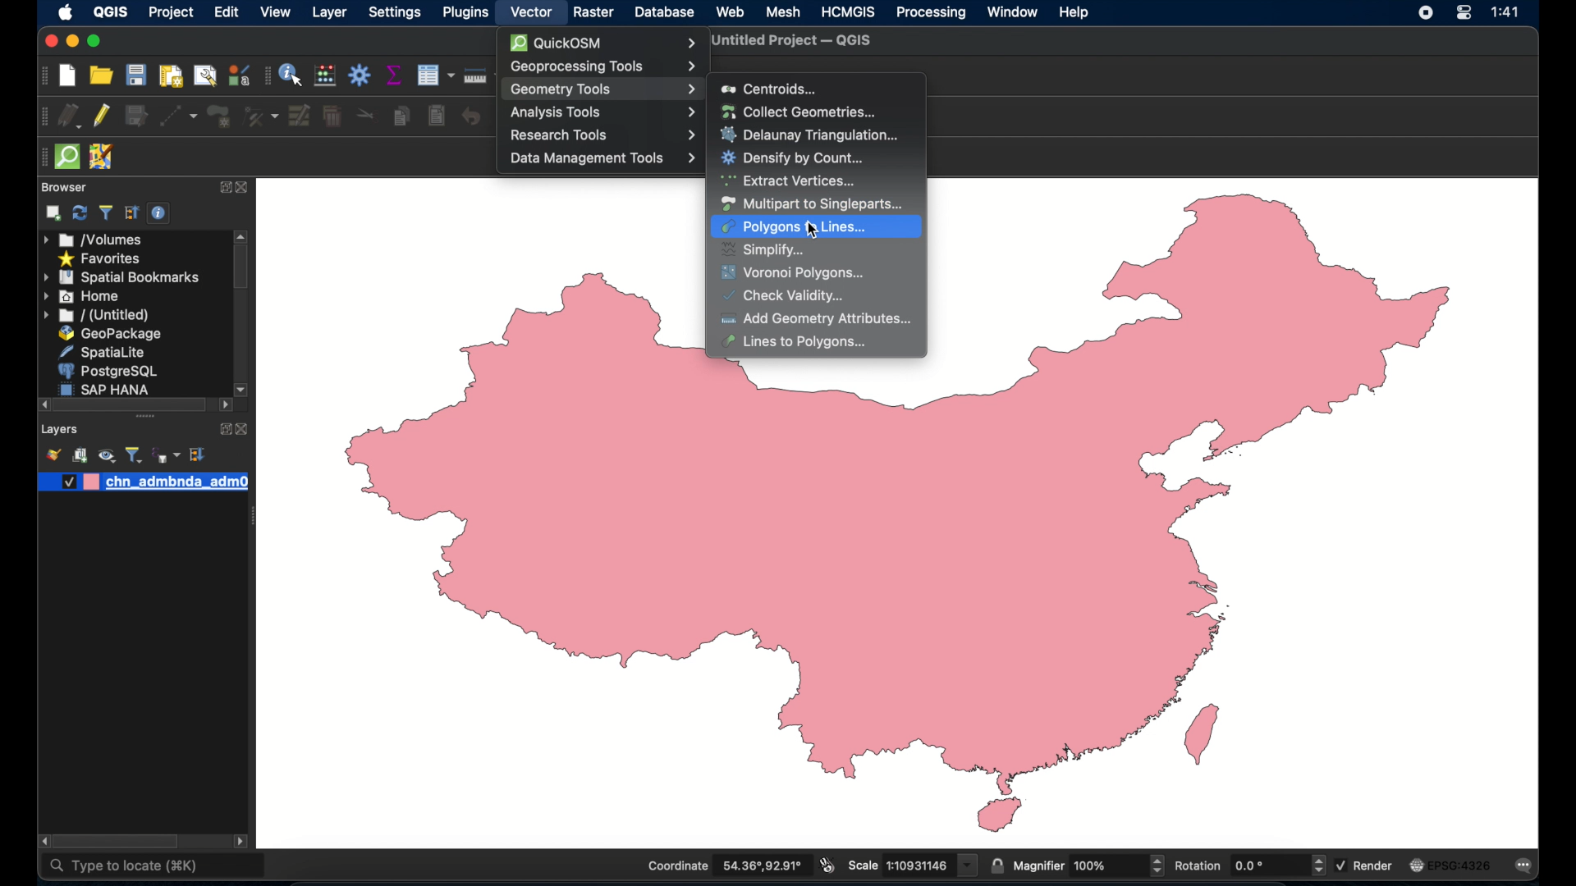 This screenshot has width=1576, height=886. Describe the element at coordinates (328, 13) in the screenshot. I see `layer` at that location.